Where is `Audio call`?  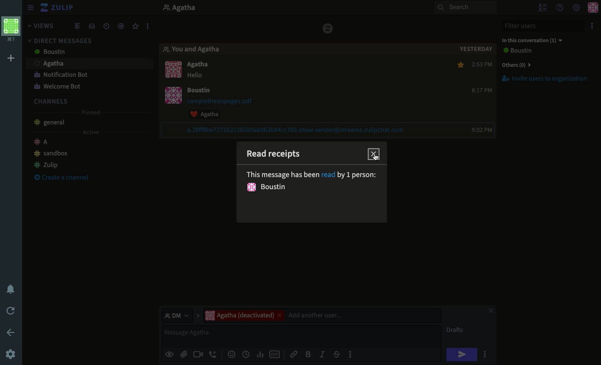 Audio call is located at coordinates (213, 355).